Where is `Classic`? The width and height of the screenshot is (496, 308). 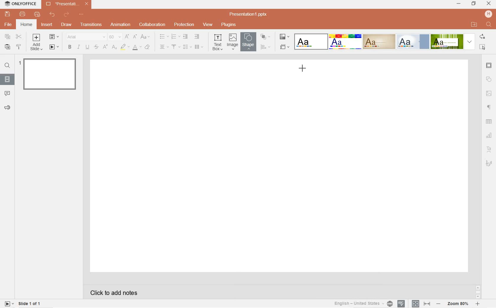
Classic is located at coordinates (379, 42).